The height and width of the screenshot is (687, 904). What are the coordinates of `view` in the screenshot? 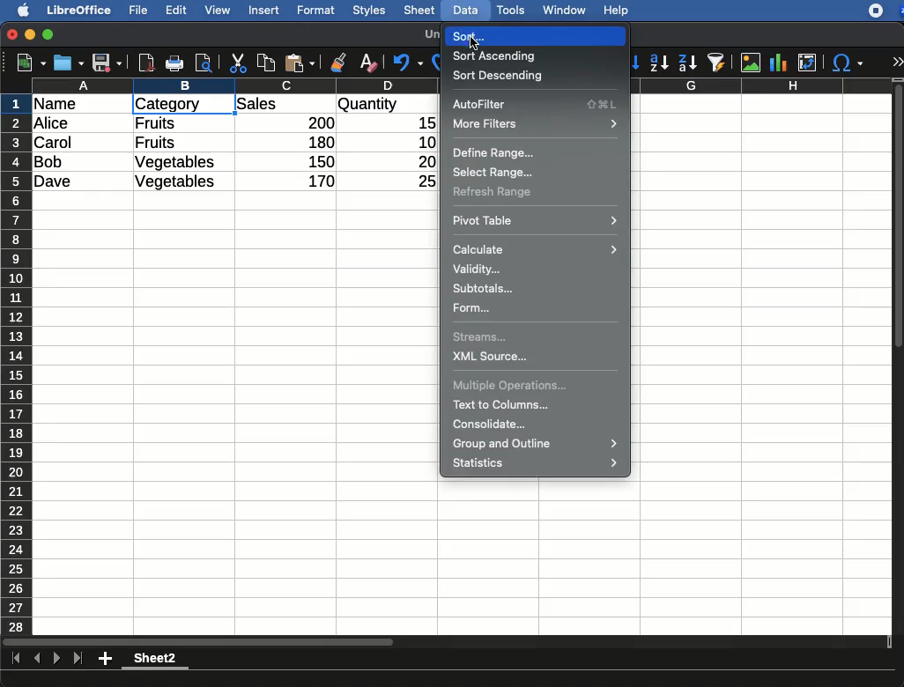 It's located at (218, 10).